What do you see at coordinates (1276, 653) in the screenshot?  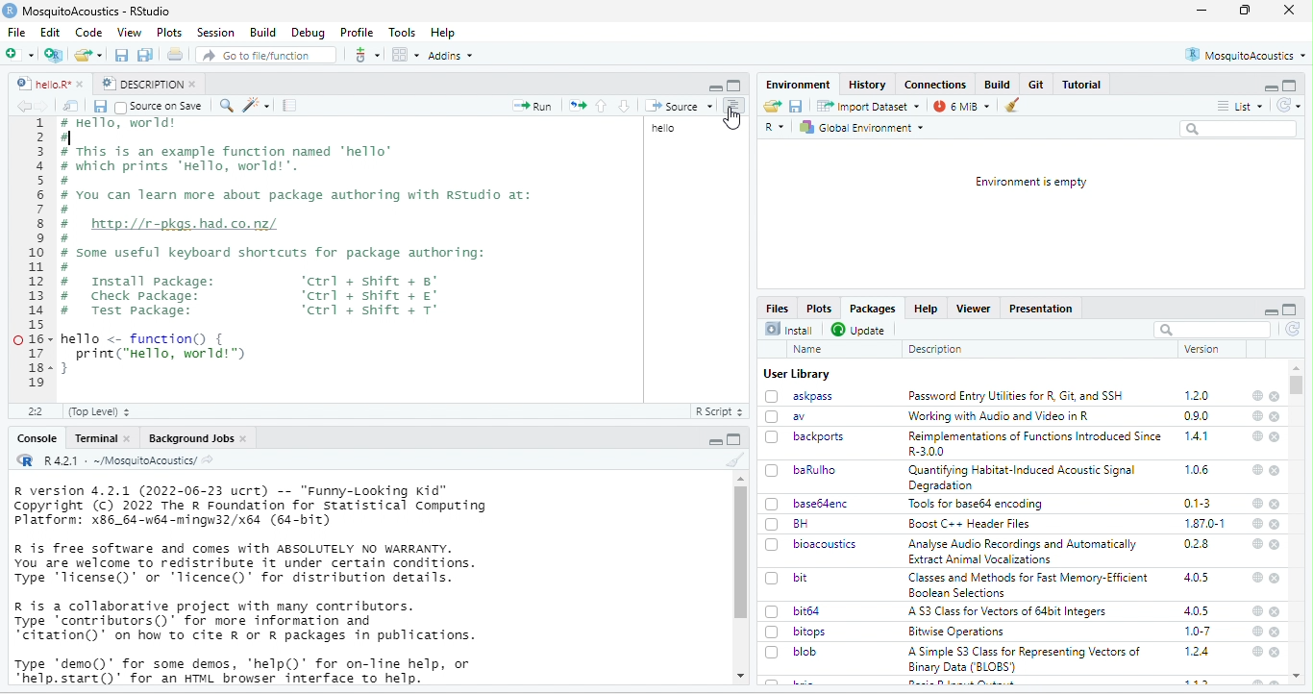 I see `close` at bounding box center [1276, 653].